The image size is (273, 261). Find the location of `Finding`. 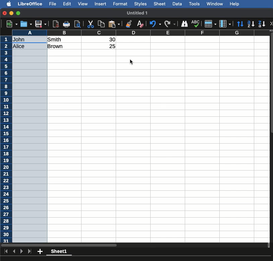

Finding is located at coordinates (184, 24).